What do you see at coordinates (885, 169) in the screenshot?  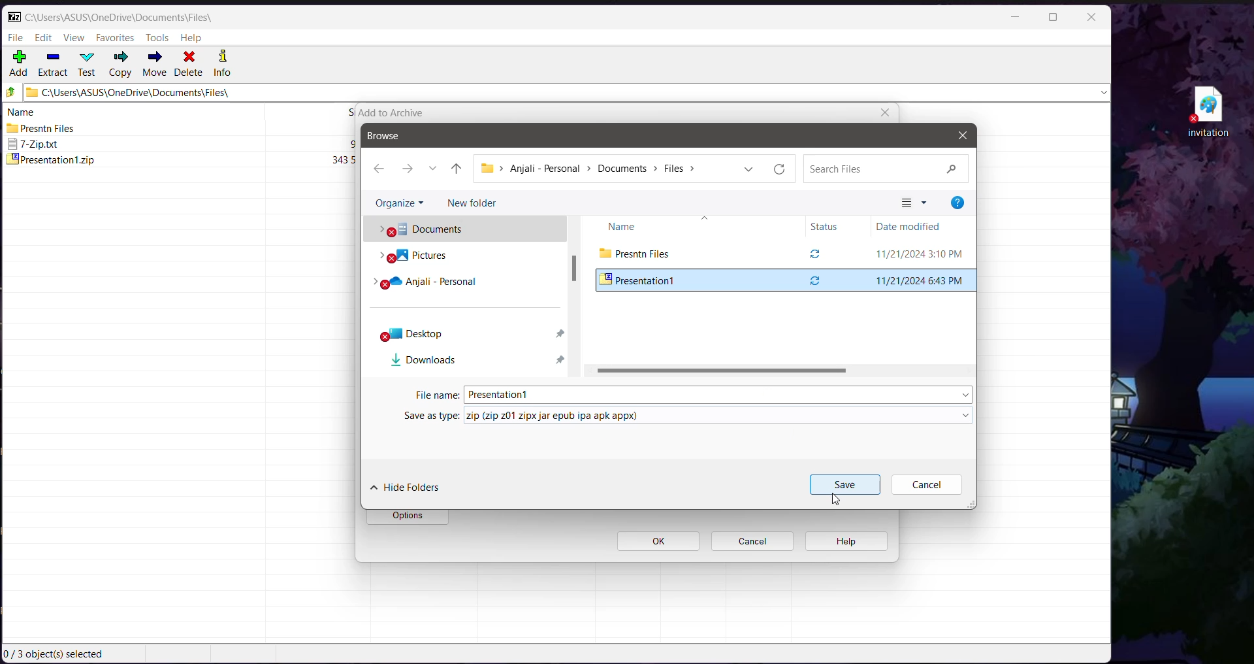 I see `Search` at bounding box center [885, 169].